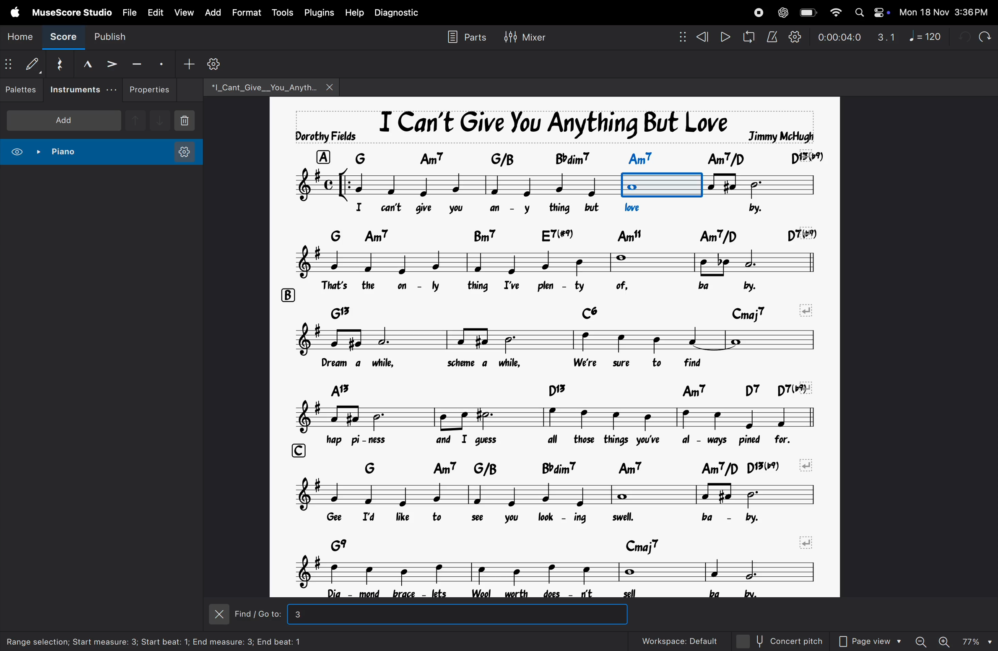  What do you see at coordinates (772, 37) in the screenshot?
I see `metronome` at bounding box center [772, 37].